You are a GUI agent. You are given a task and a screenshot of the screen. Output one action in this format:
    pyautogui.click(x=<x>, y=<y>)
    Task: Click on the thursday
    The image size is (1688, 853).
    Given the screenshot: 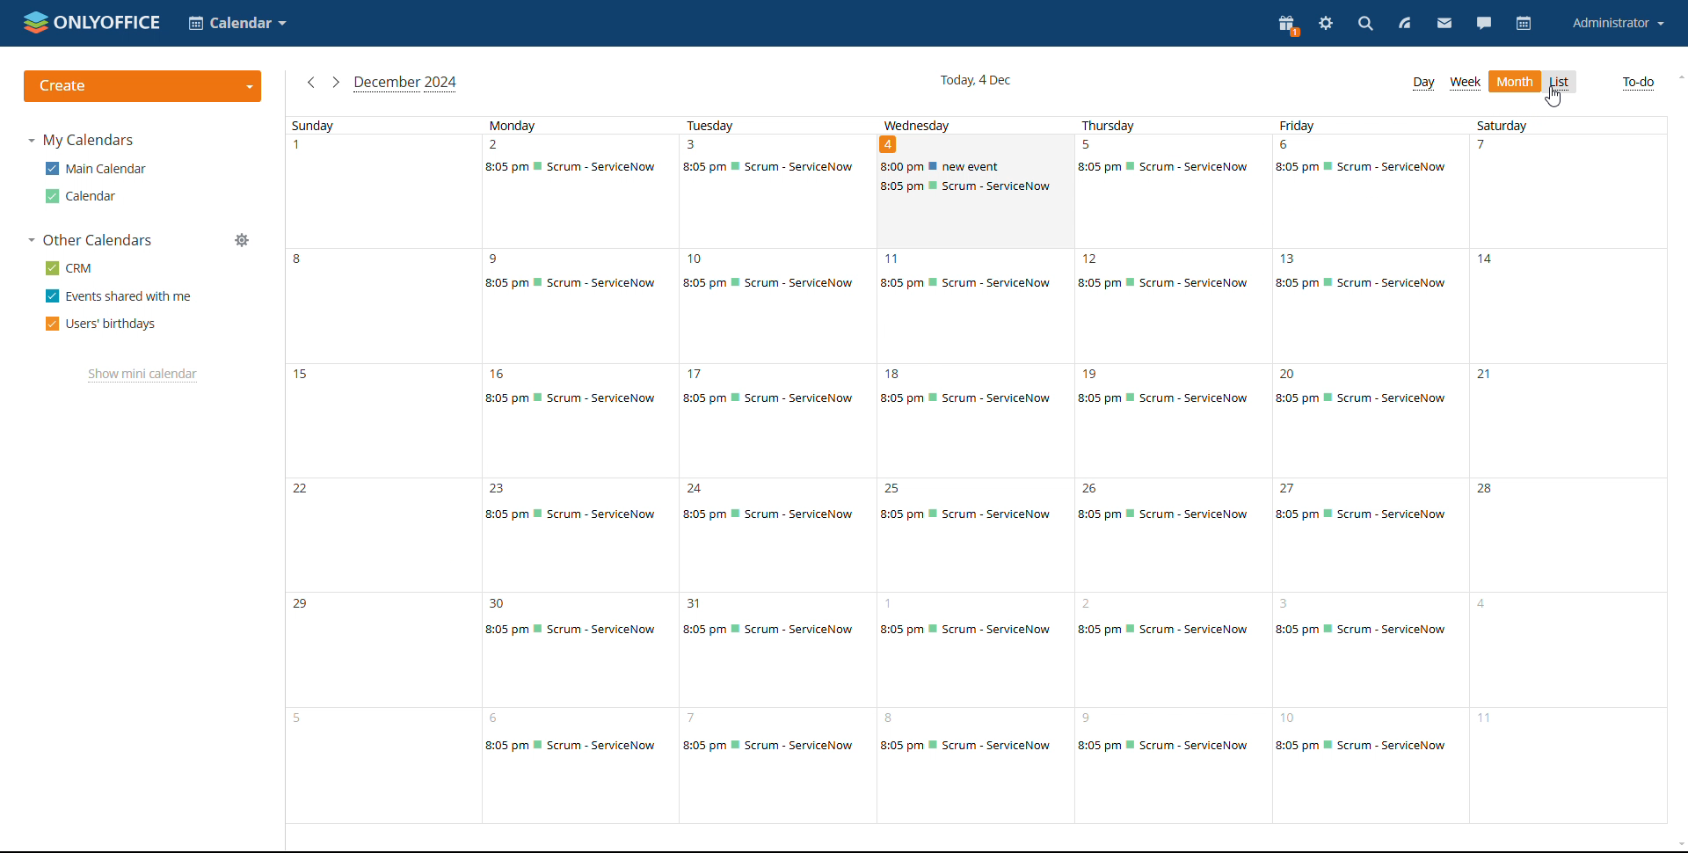 What is the action you would take?
    pyautogui.click(x=1166, y=560)
    